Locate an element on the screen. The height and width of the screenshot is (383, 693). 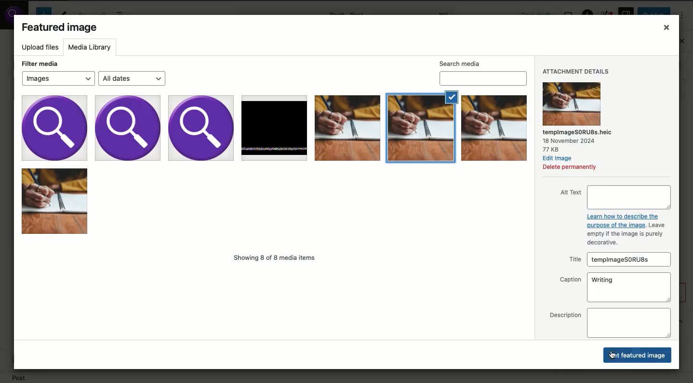
selected Image is located at coordinates (421, 127).